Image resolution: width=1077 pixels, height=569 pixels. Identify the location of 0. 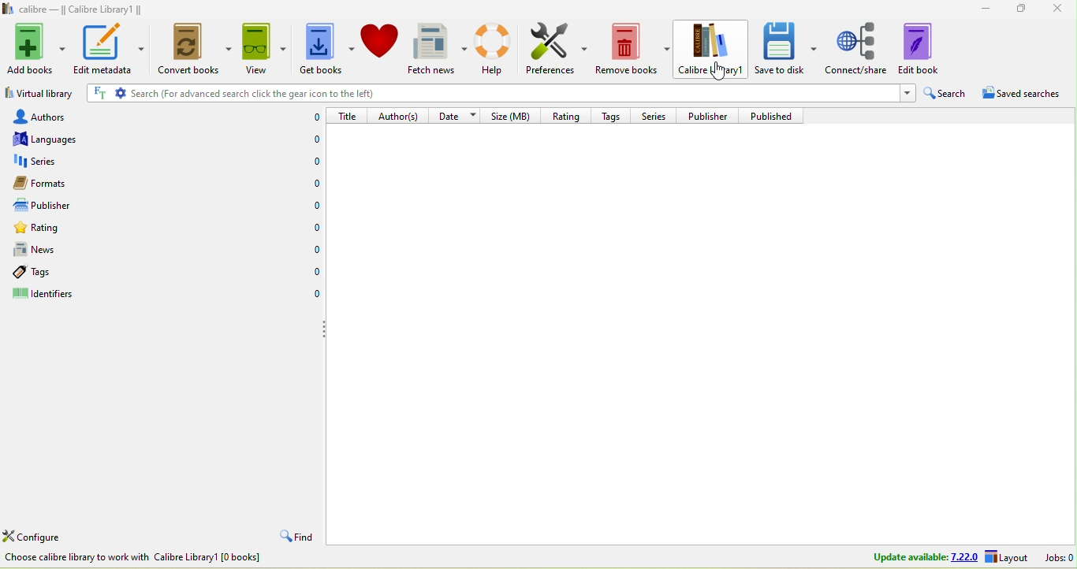
(313, 296).